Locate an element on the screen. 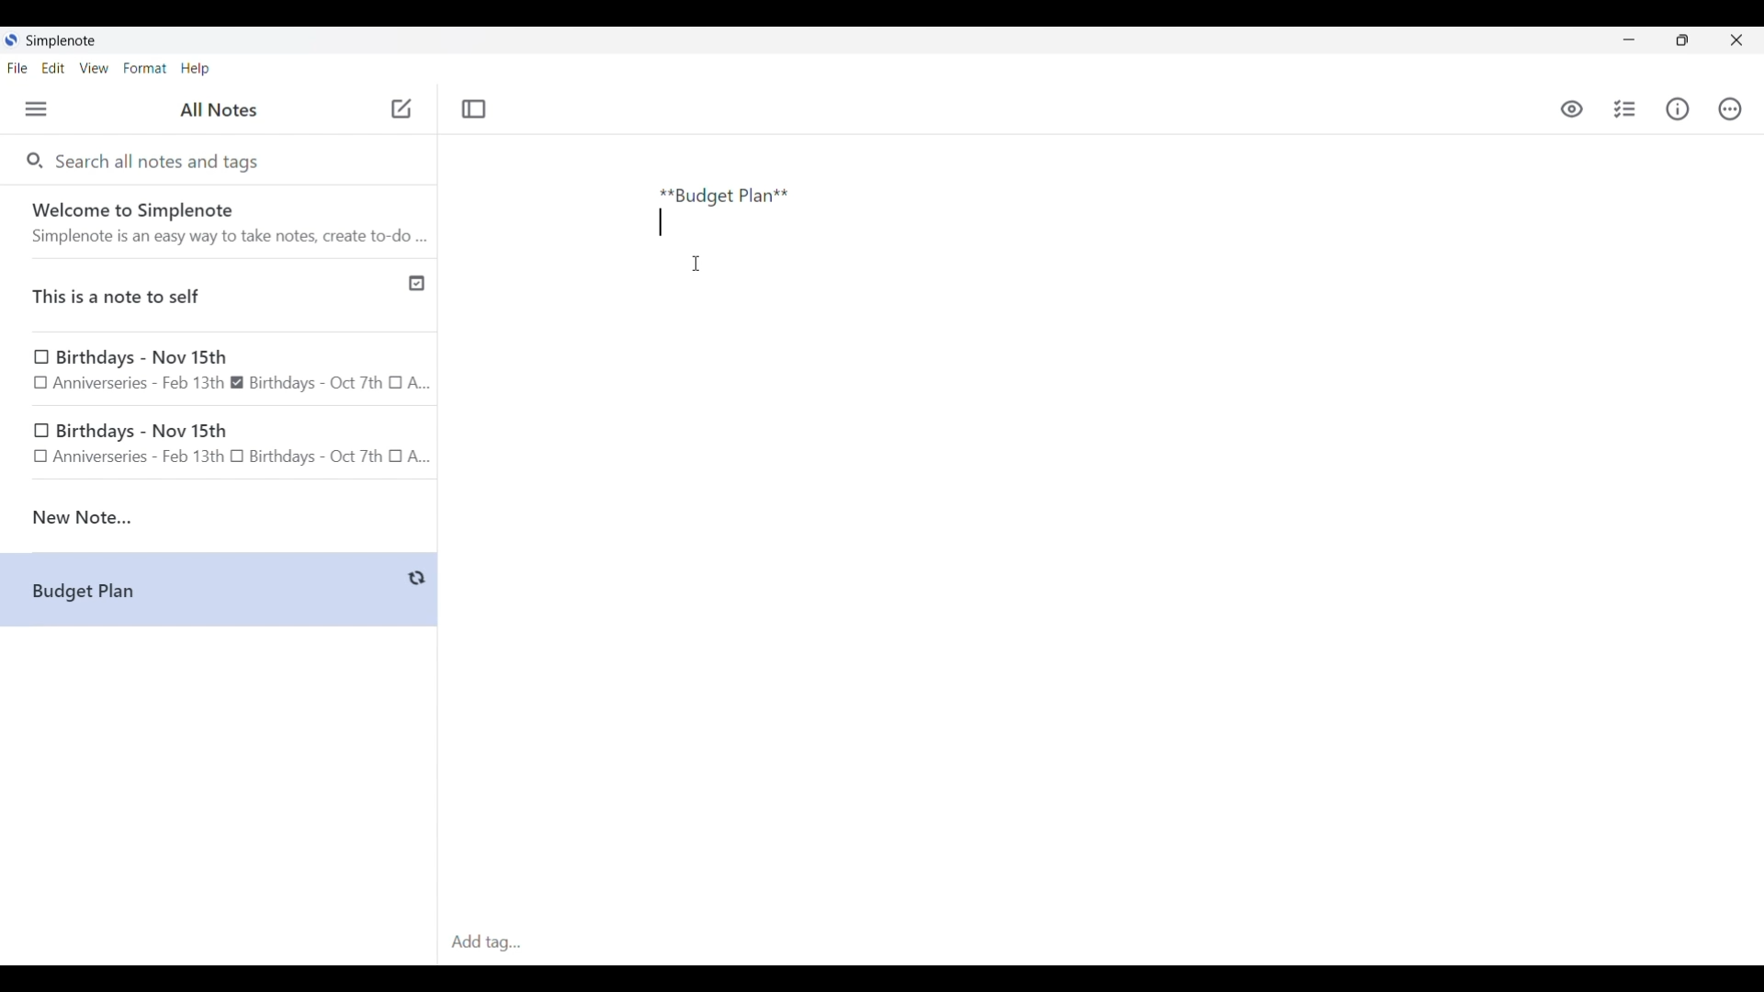 Image resolution: width=1764 pixels, height=992 pixels. View menu is located at coordinates (95, 67).